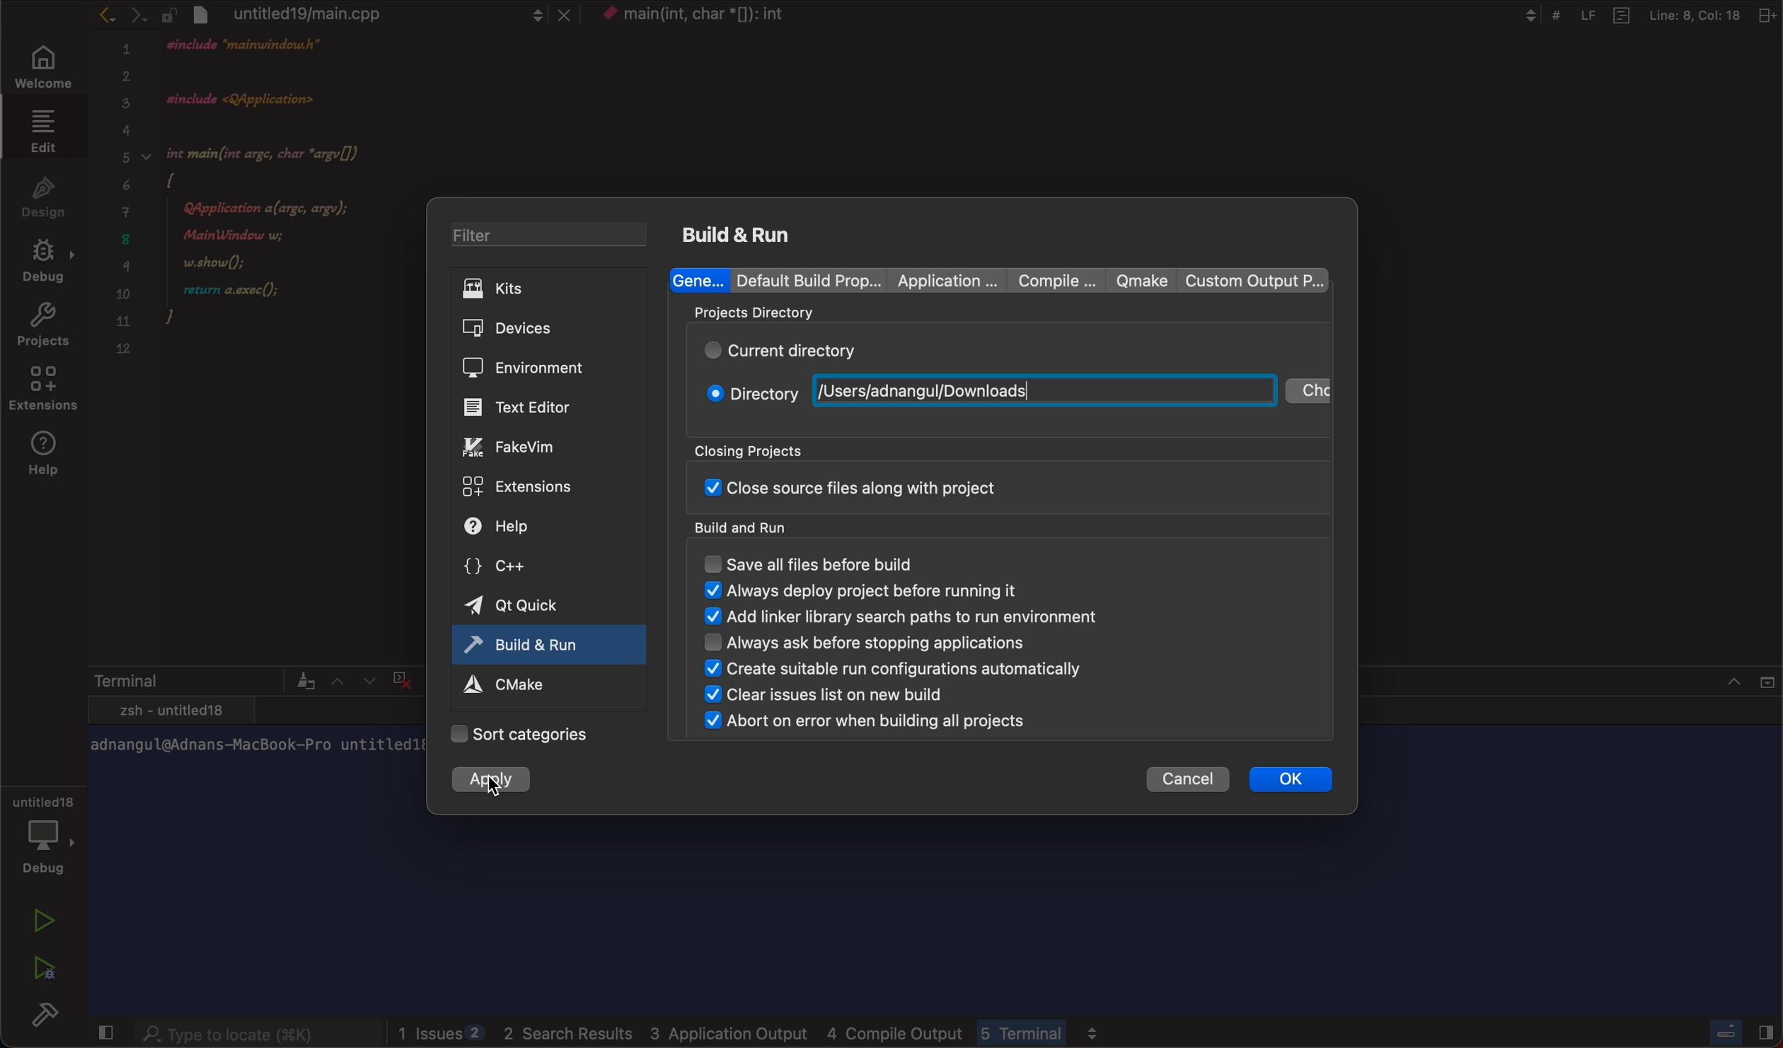 This screenshot has height=1048, width=1783. I want to click on compile, so click(1054, 280).